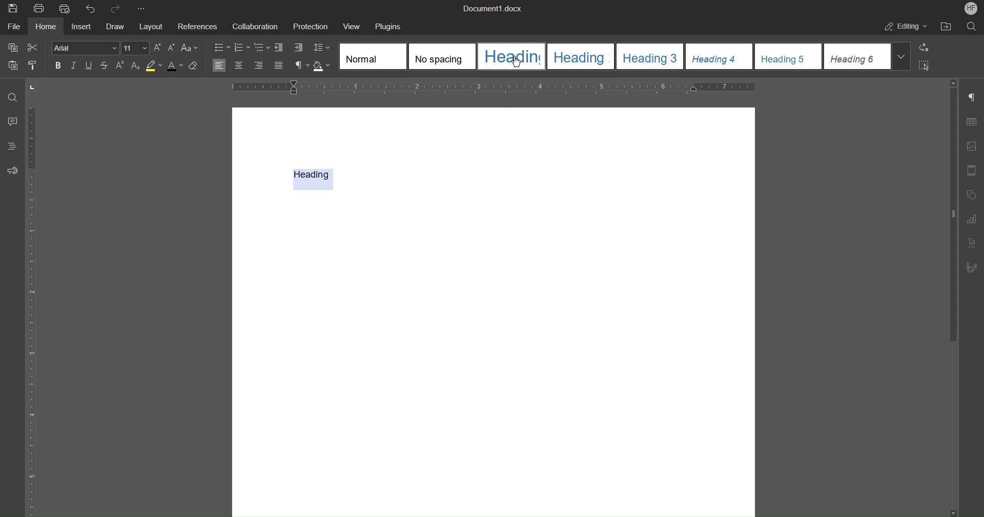 The width and height of the screenshot is (984, 517). Describe the element at coordinates (115, 26) in the screenshot. I see `Draw` at that location.